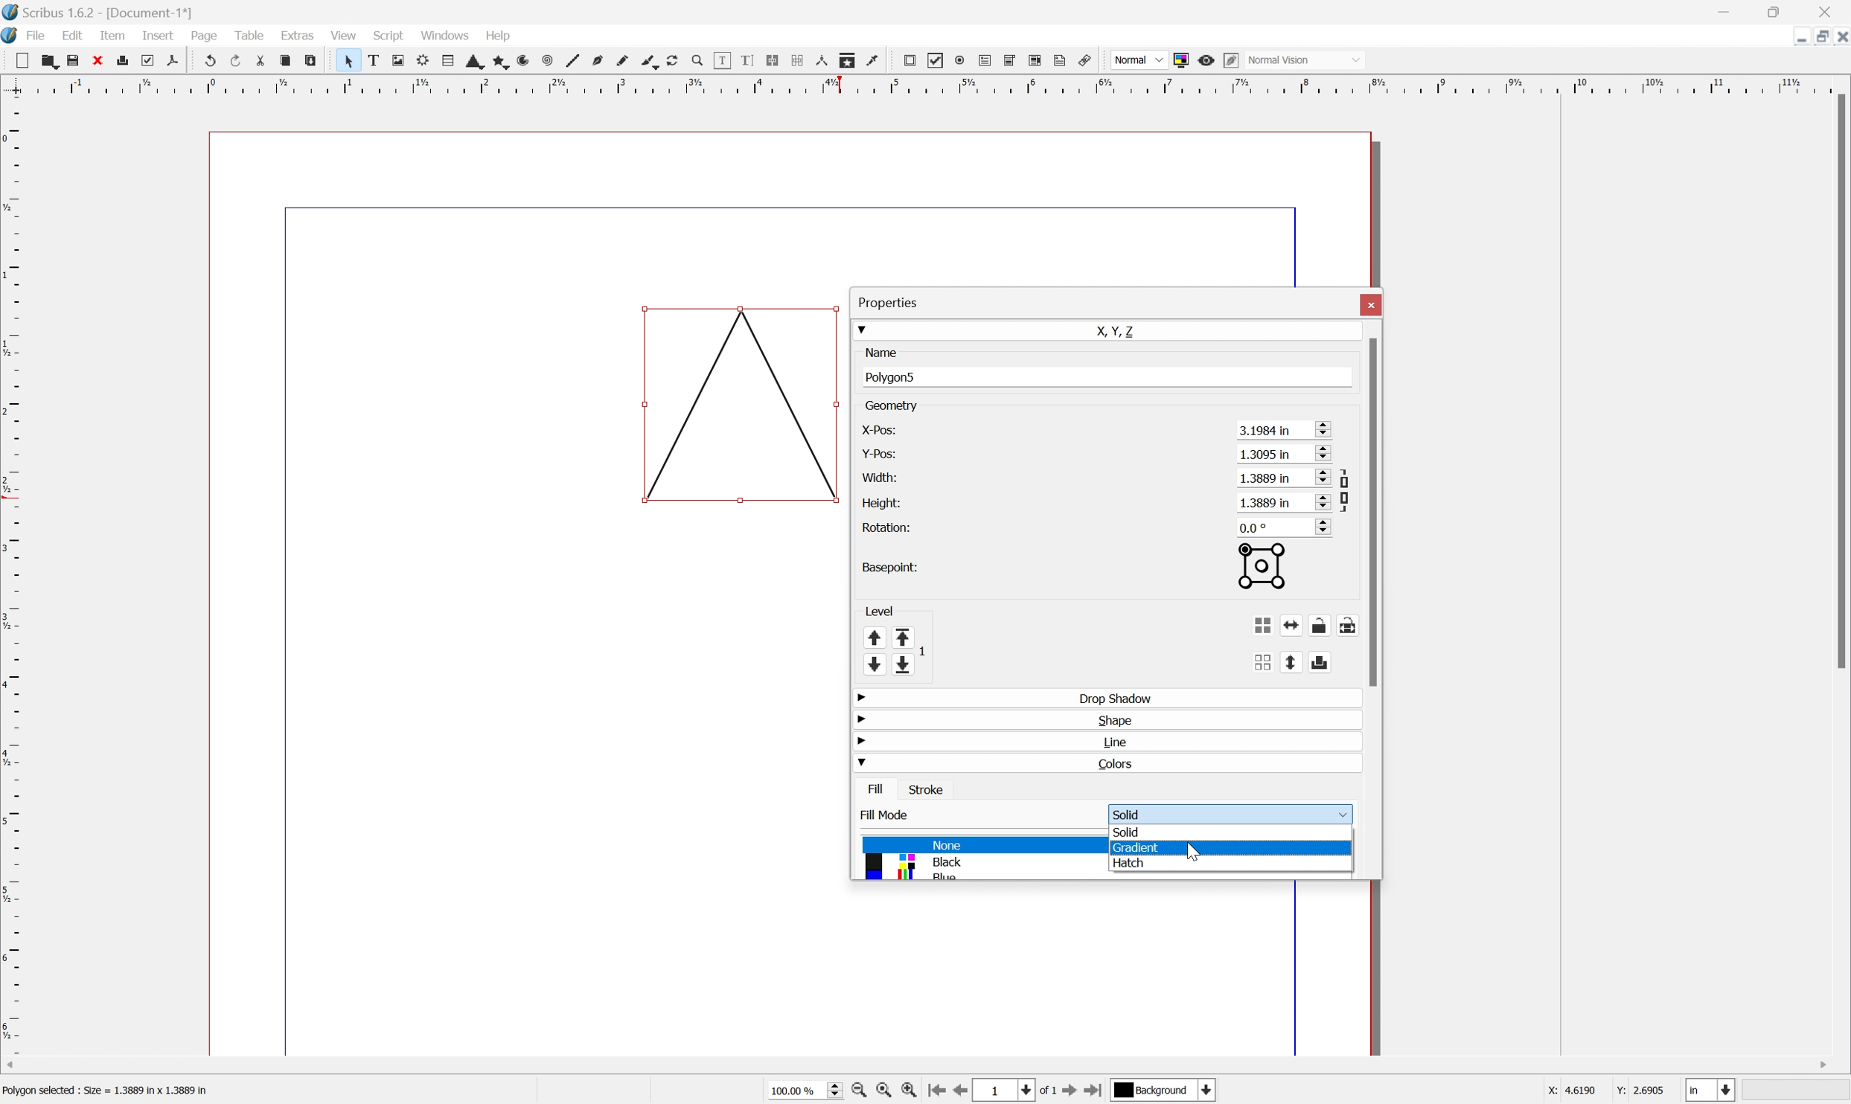  What do you see at coordinates (1137, 847) in the screenshot?
I see `Gradient` at bounding box center [1137, 847].